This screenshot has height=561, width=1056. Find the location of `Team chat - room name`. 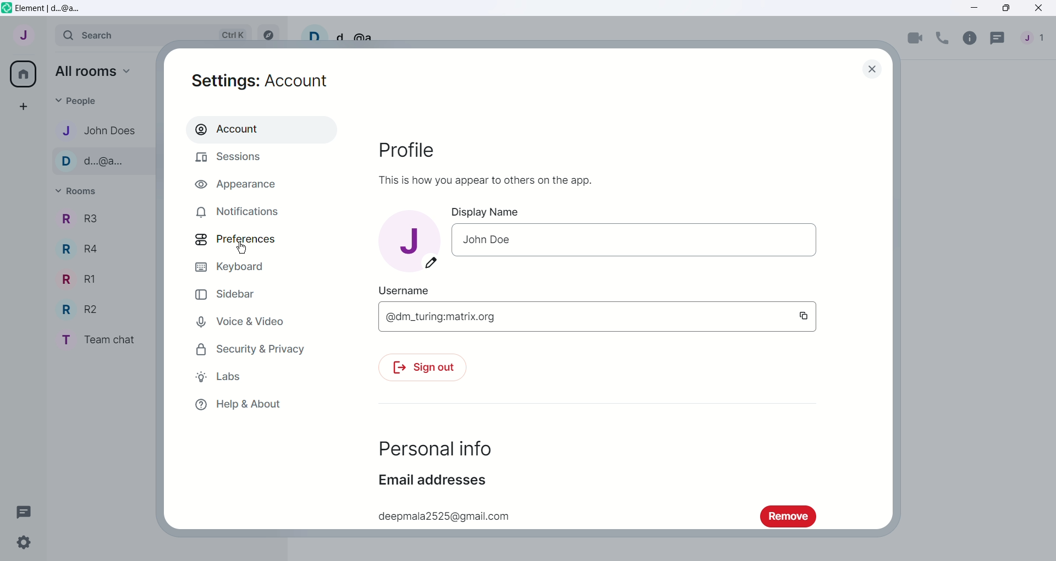

Team chat - room name is located at coordinates (103, 339).